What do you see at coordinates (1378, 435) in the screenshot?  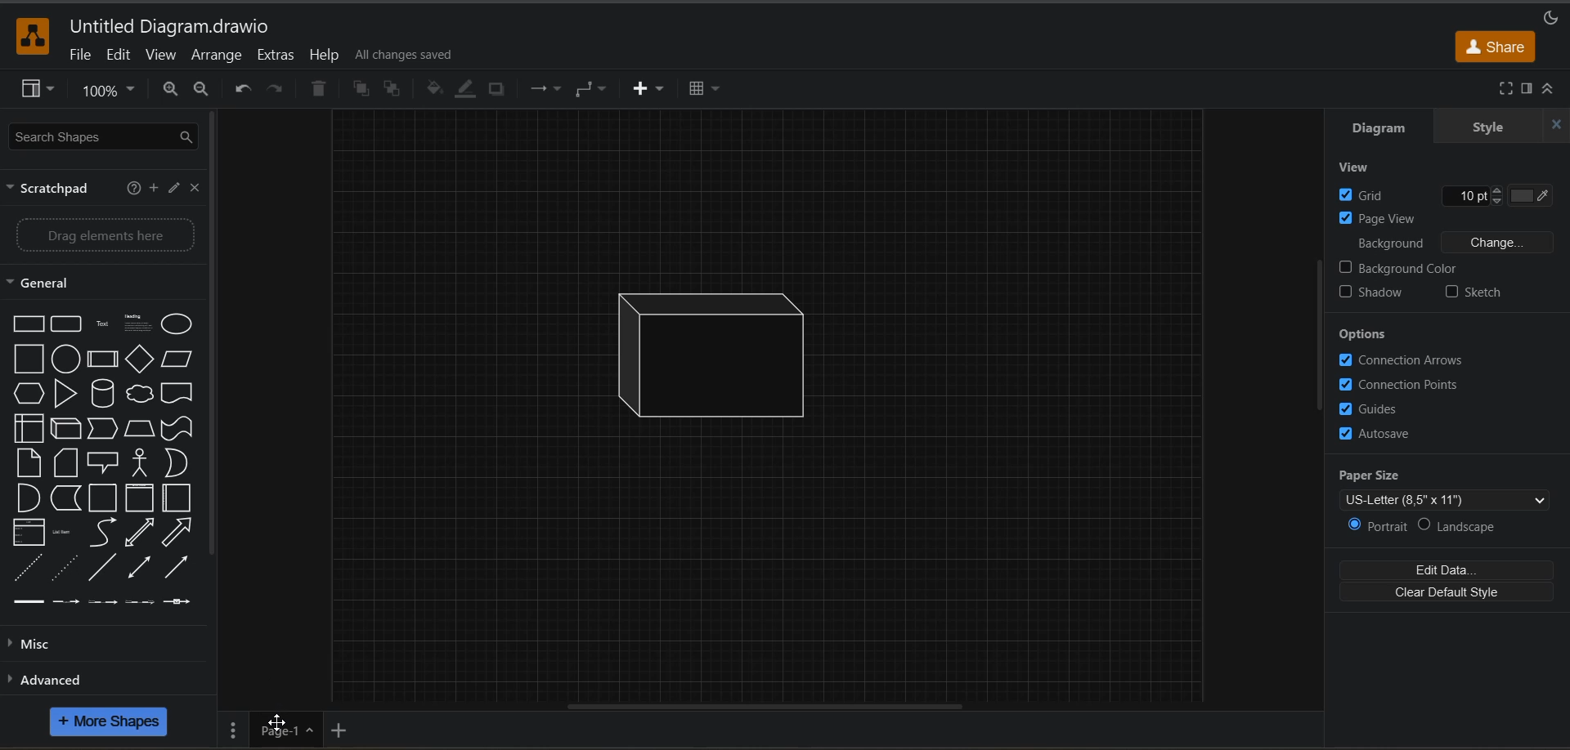 I see `autosave` at bounding box center [1378, 435].